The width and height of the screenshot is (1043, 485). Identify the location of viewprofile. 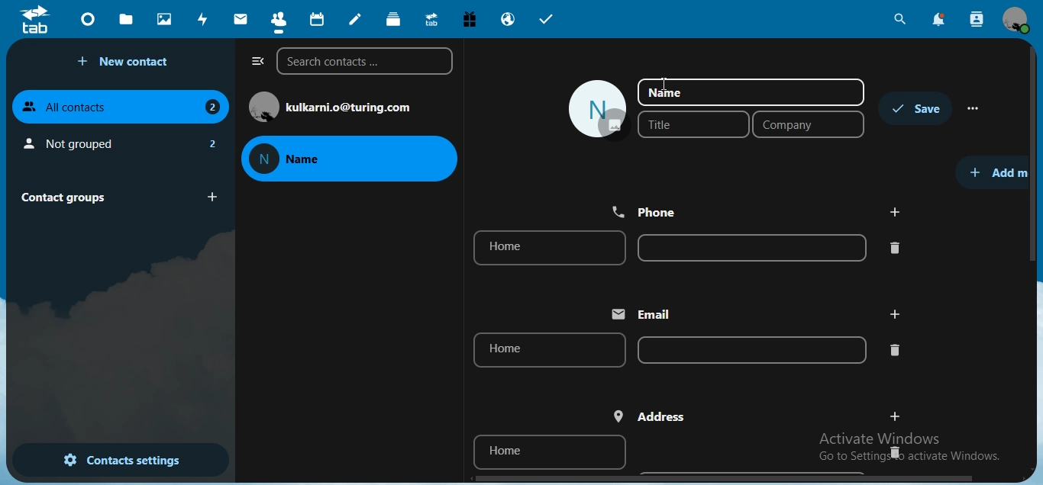
(1018, 21).